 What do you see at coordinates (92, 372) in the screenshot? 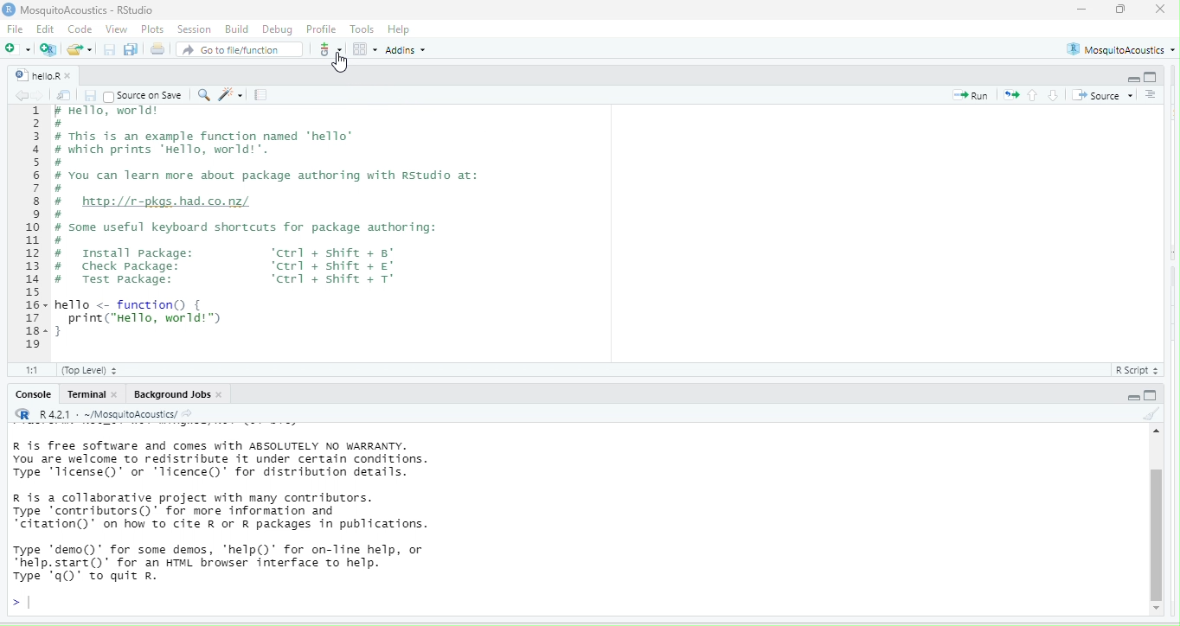
I see `(Top Level) ` at bounding box center [92, 372].